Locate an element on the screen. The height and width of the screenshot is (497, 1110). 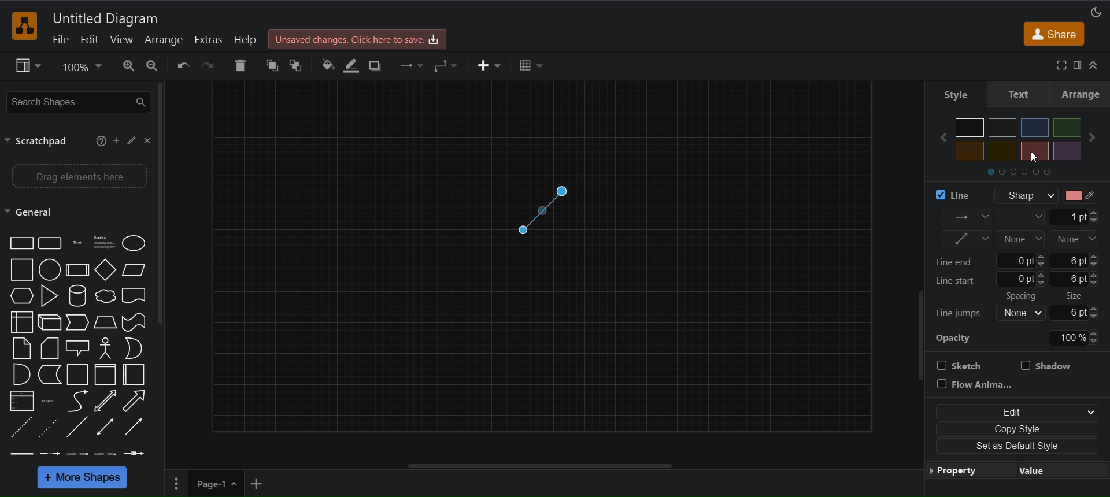
delete is located at coordinates (240, 64).